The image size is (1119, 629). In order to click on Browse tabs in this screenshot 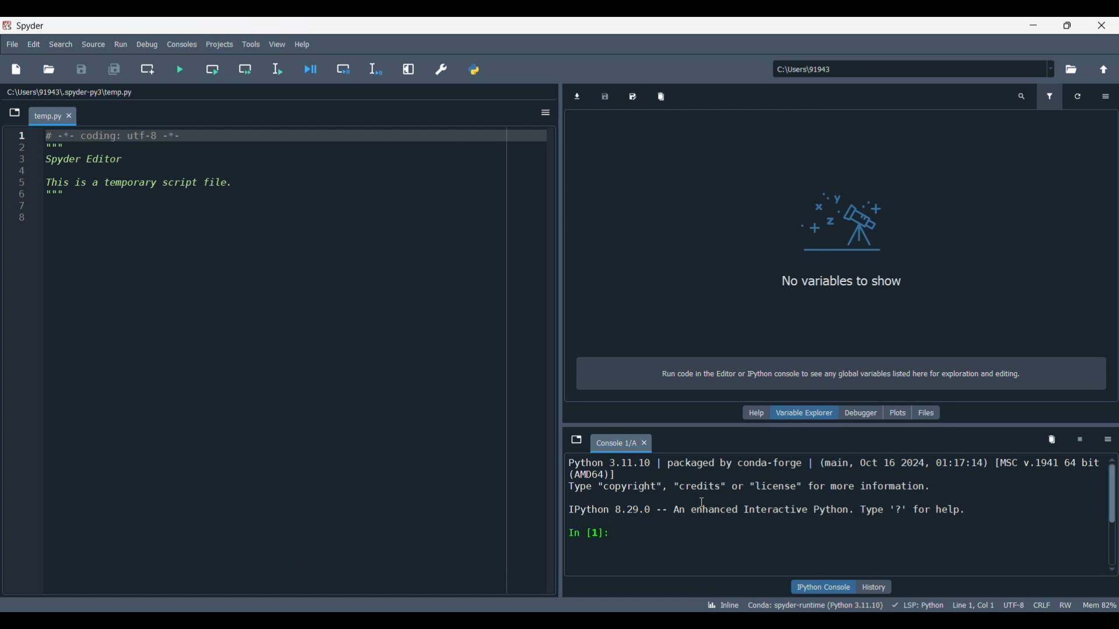, I will do `click(576, 439)`.